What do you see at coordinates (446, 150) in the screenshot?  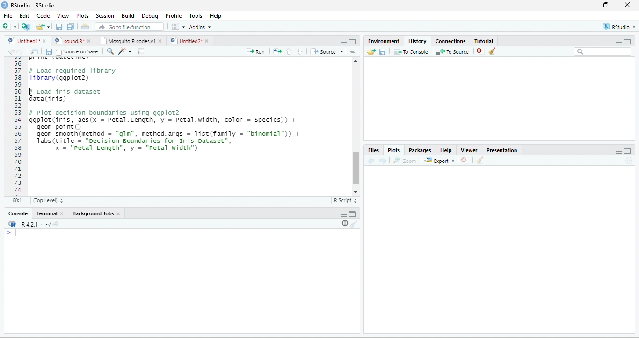 I see `Help` at bounding box center [446, 150].